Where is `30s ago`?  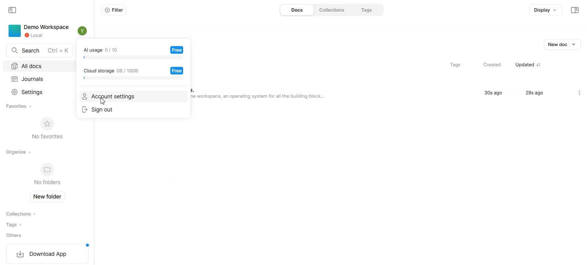 30s ago is located at coordinates (494, 94).